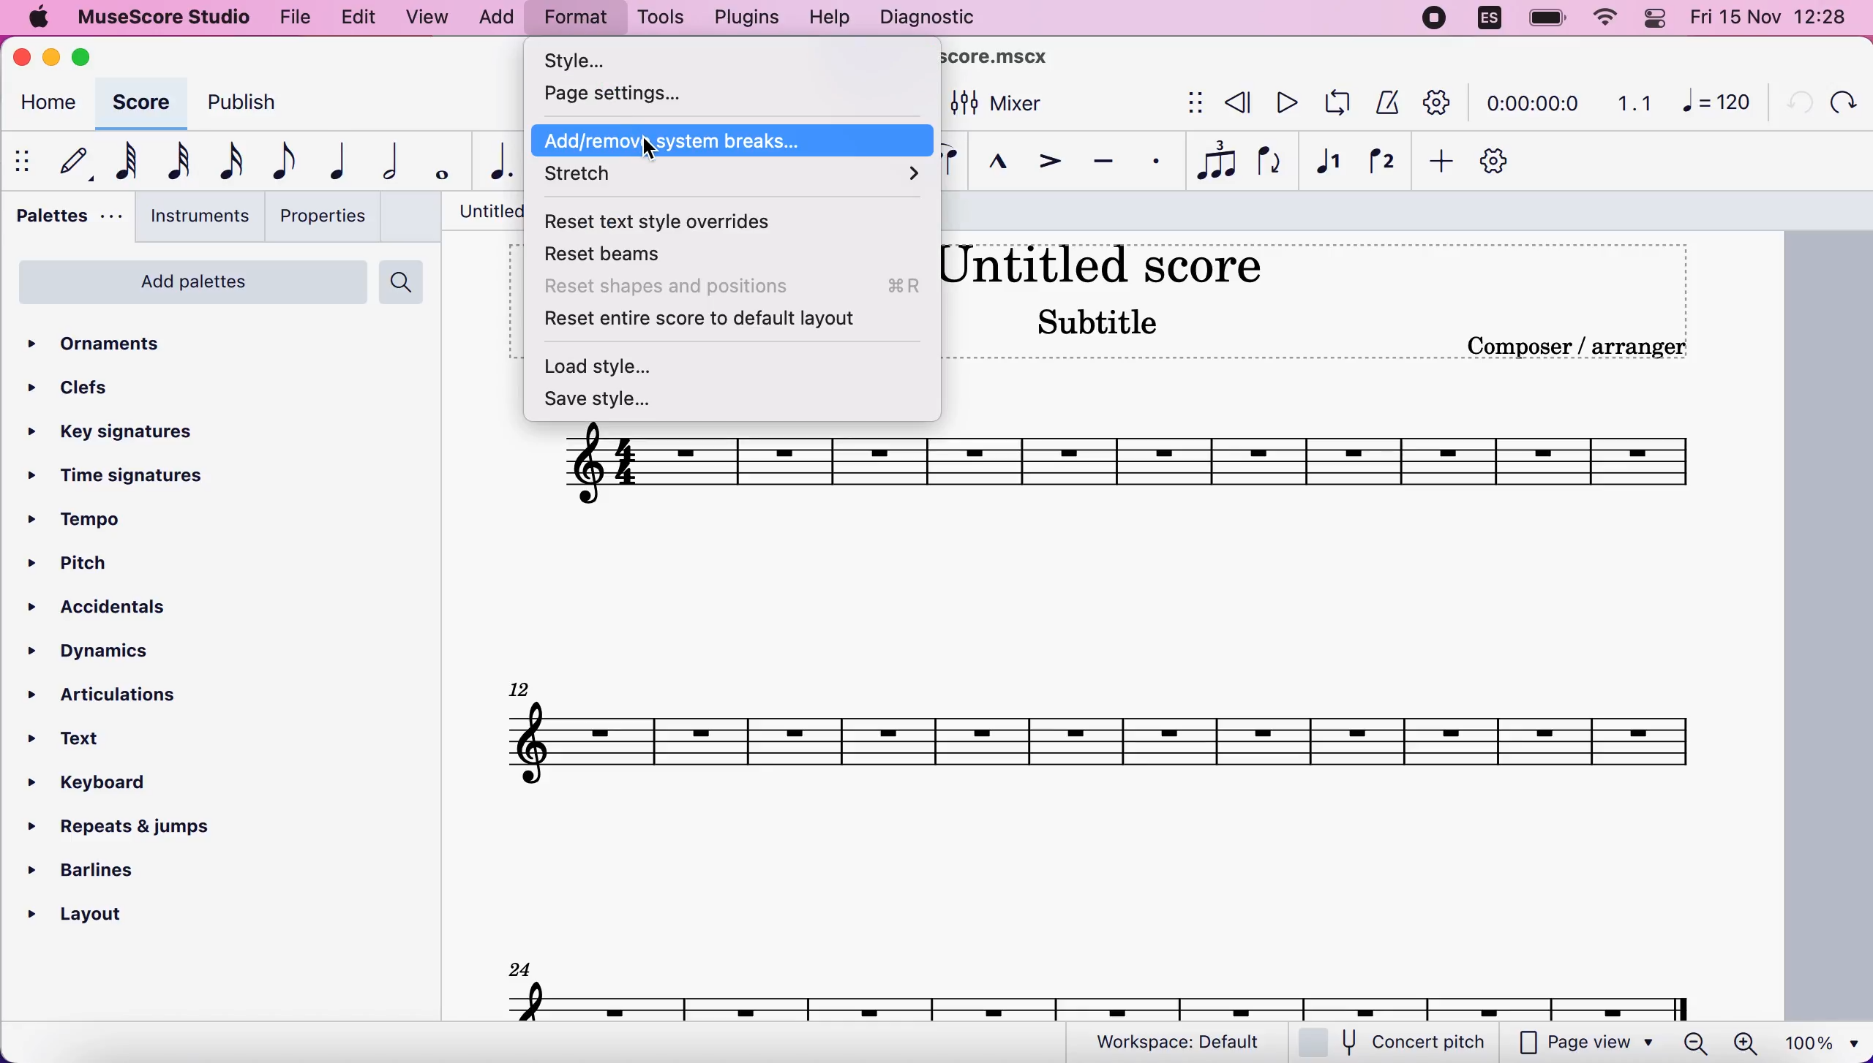  I want to click on save style, so click(607, 399).